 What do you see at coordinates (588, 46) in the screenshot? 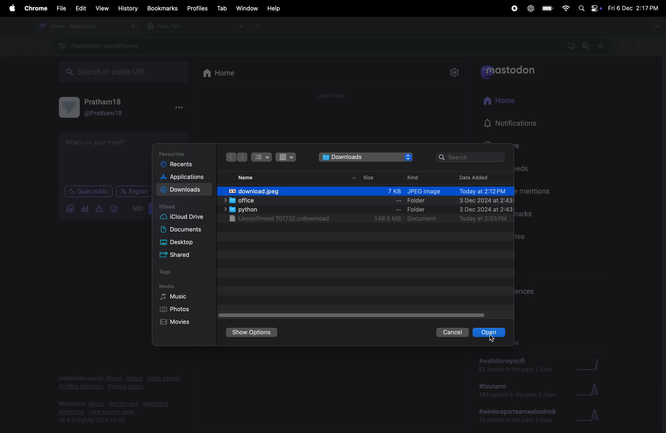
I see `translate` at bounding box center [588, 46].